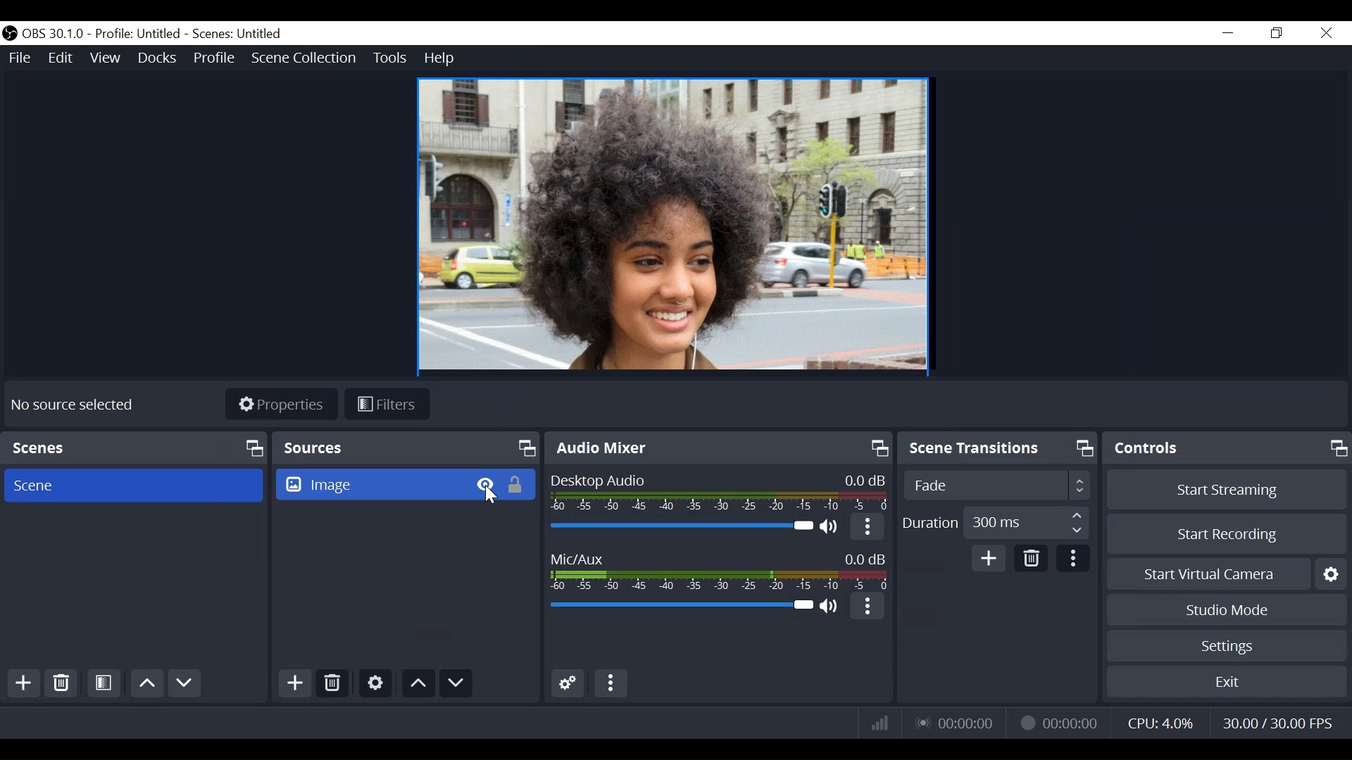  What do you see at coordinates (137, 486) in the screenshot?
I see `Scene` at bounding box center [137, 486].